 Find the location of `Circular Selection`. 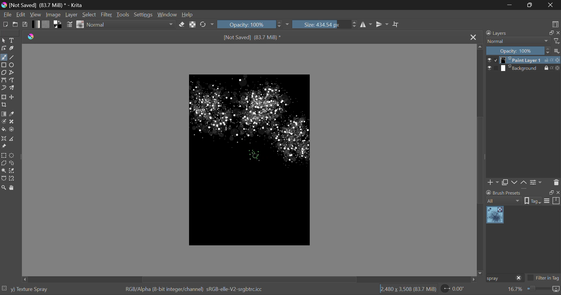

Circular Selection is located at coordinates (12, 155).